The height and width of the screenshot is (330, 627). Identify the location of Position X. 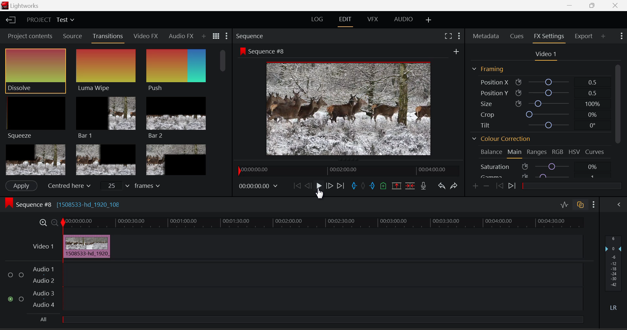
(538, 81).